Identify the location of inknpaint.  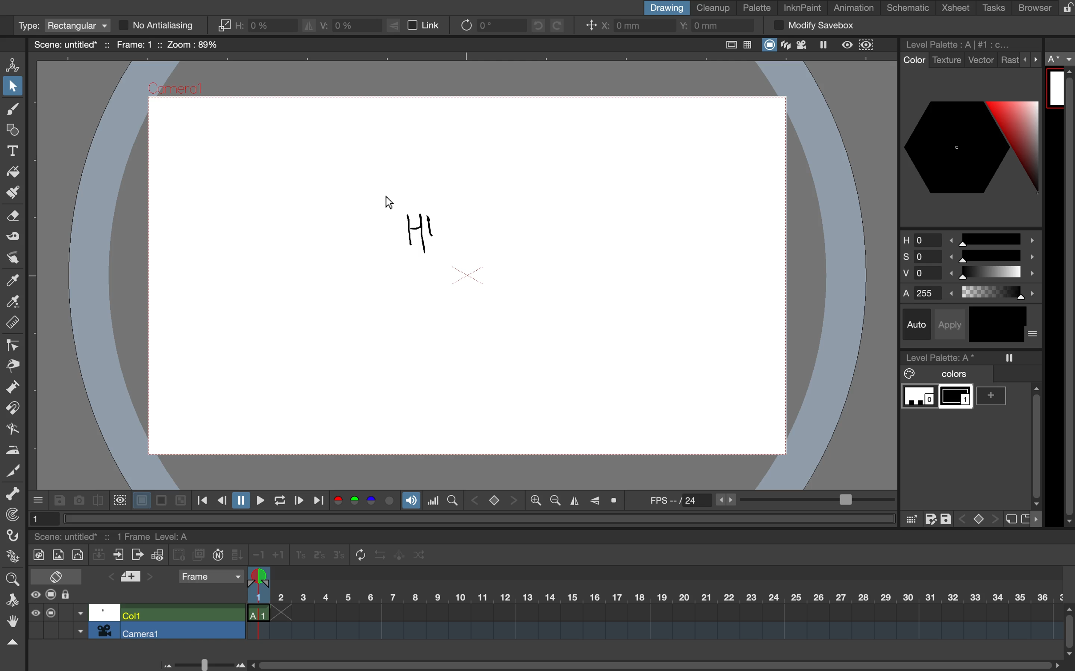
(802, 7).